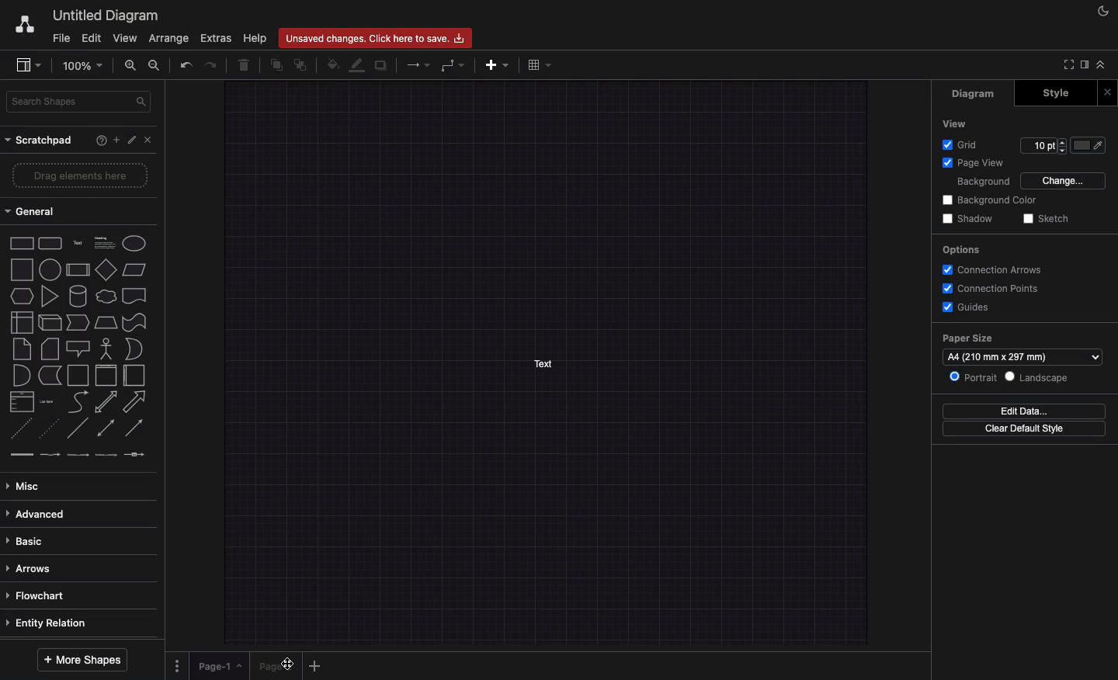  Describe the element at coordinates (212, 67) in the screenshot. I see `Redo` at that location.